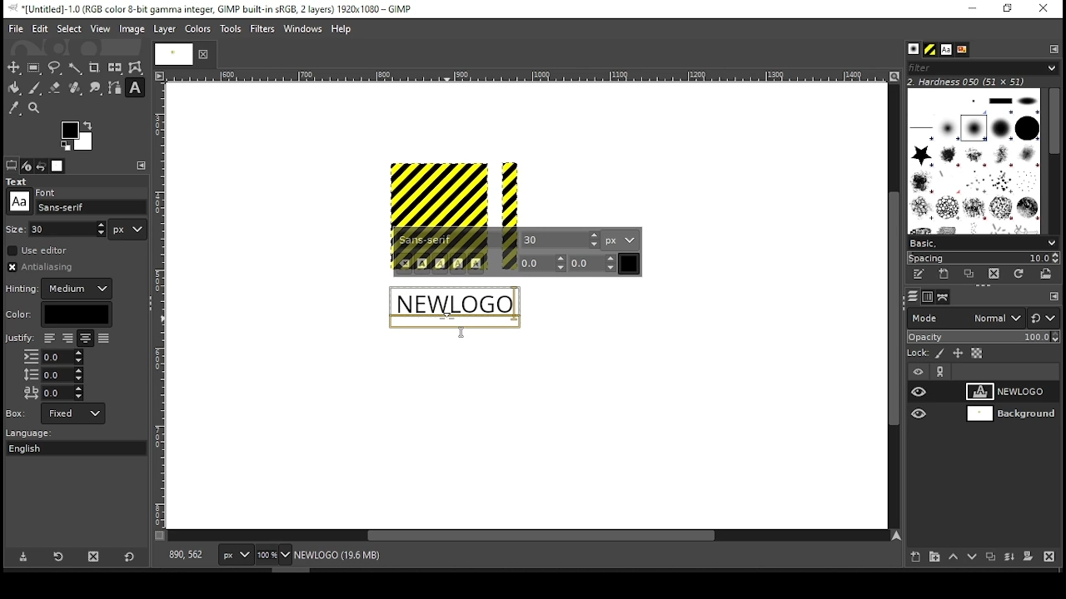  Describe the element at coordinates (405, 265) in the screenshot. I see `clear style of selected text` at that location.